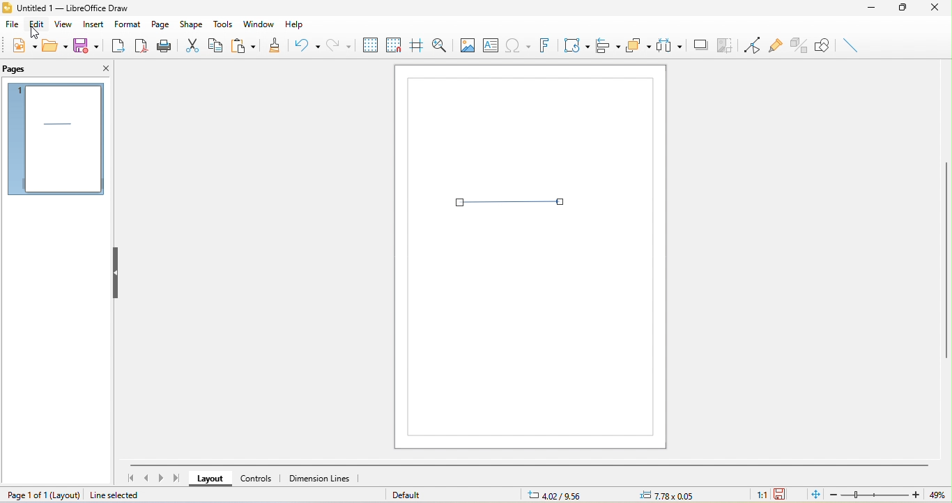  I want to click on undo, so click(307, 47).